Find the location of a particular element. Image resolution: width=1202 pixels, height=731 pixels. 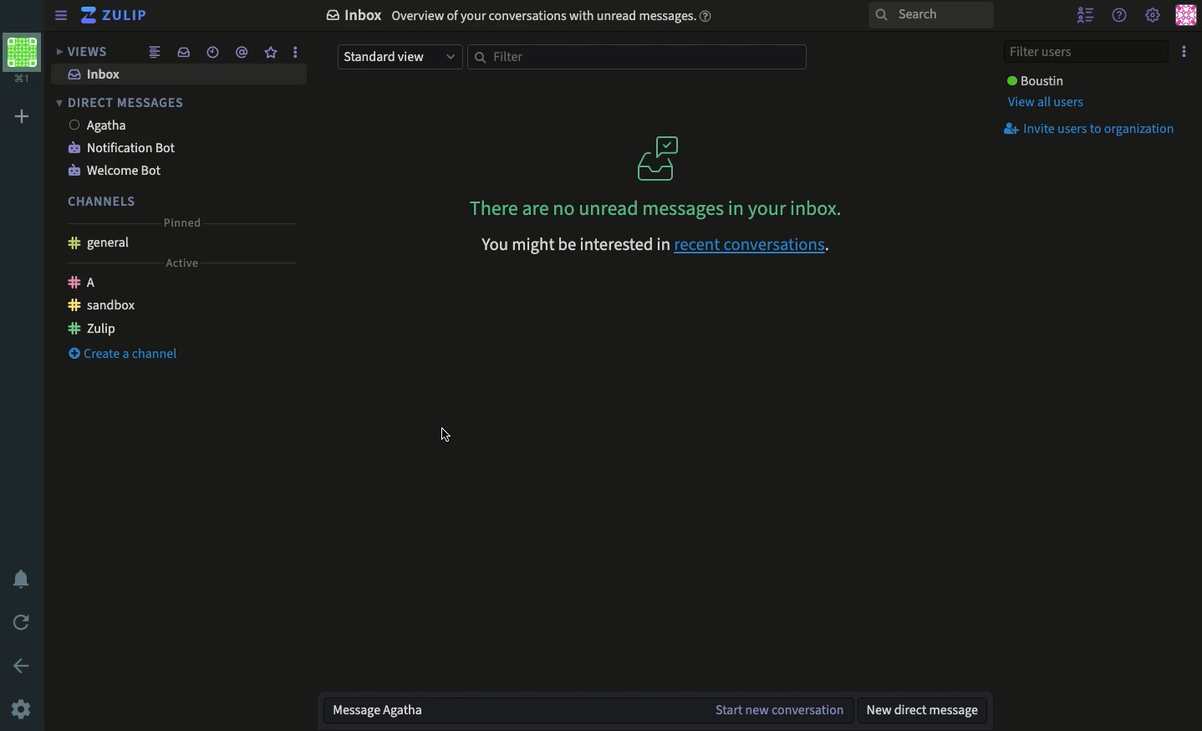

Active is located at coordinates (183, 263).